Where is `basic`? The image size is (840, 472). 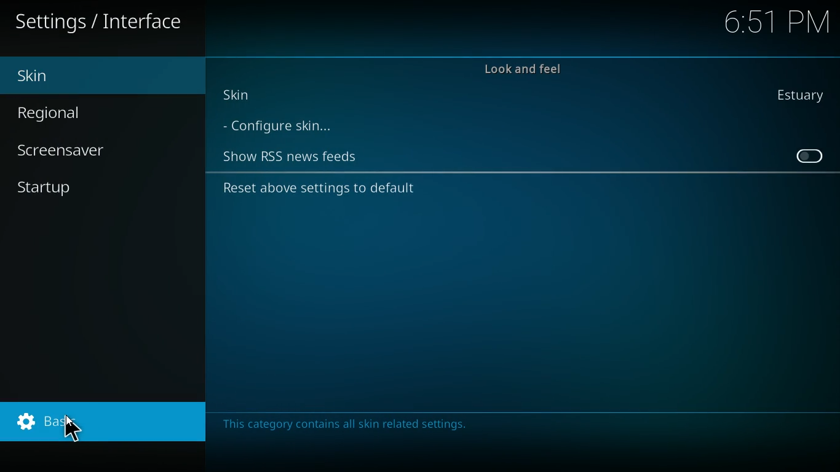 basic is located at coordinates (104, 422).